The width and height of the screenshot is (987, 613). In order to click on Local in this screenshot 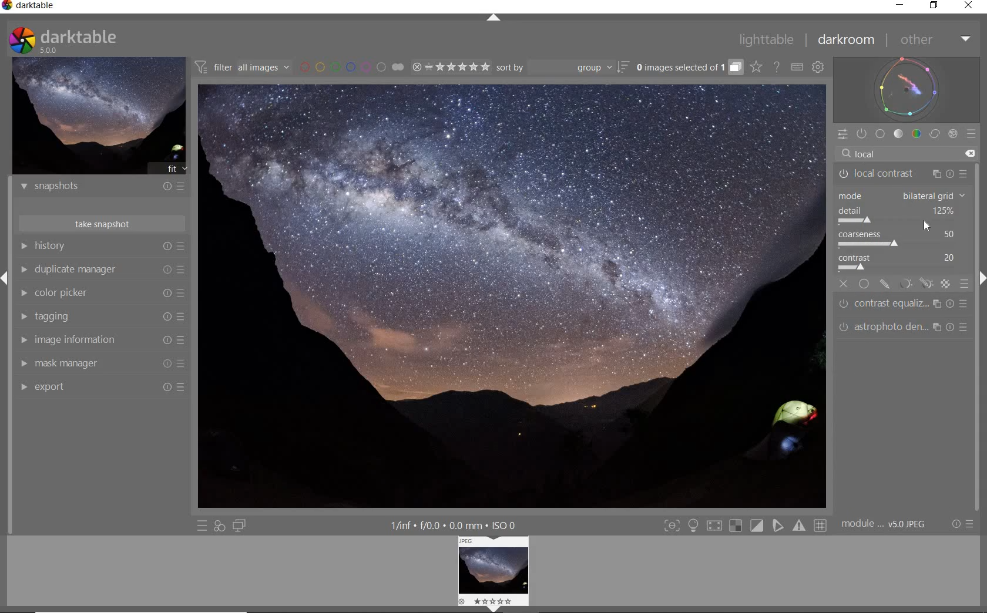, I will do `click(899, 151)`.